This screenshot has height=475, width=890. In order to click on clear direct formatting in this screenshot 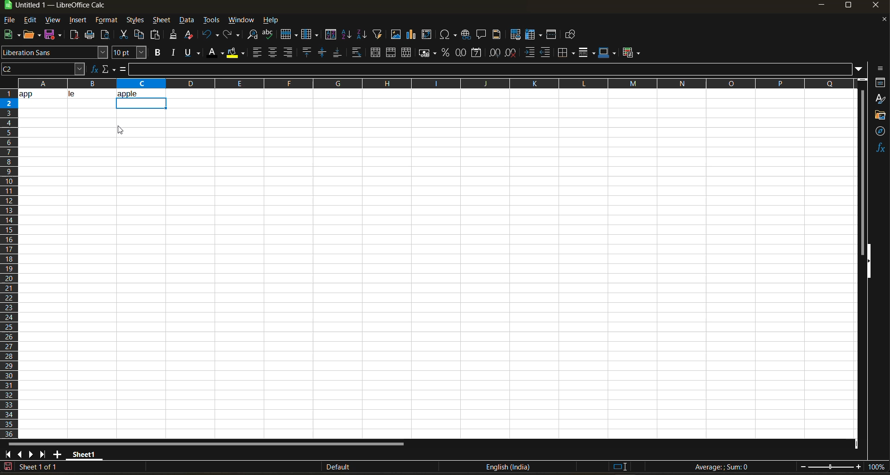, I will do `click(191, 34)`.